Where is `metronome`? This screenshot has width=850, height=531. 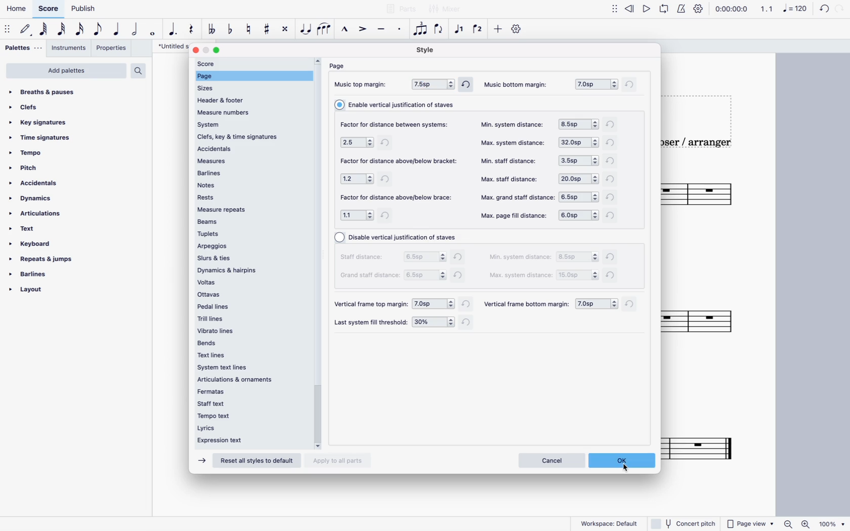 metronome is located at coordinates (682, 10).